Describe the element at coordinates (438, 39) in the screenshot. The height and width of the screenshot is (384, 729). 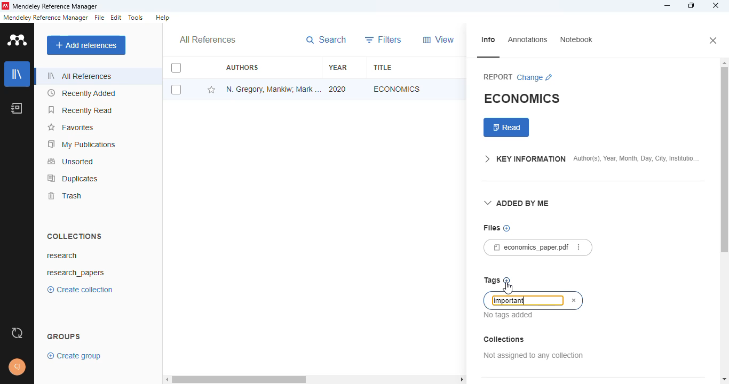
I see `view` at that location.